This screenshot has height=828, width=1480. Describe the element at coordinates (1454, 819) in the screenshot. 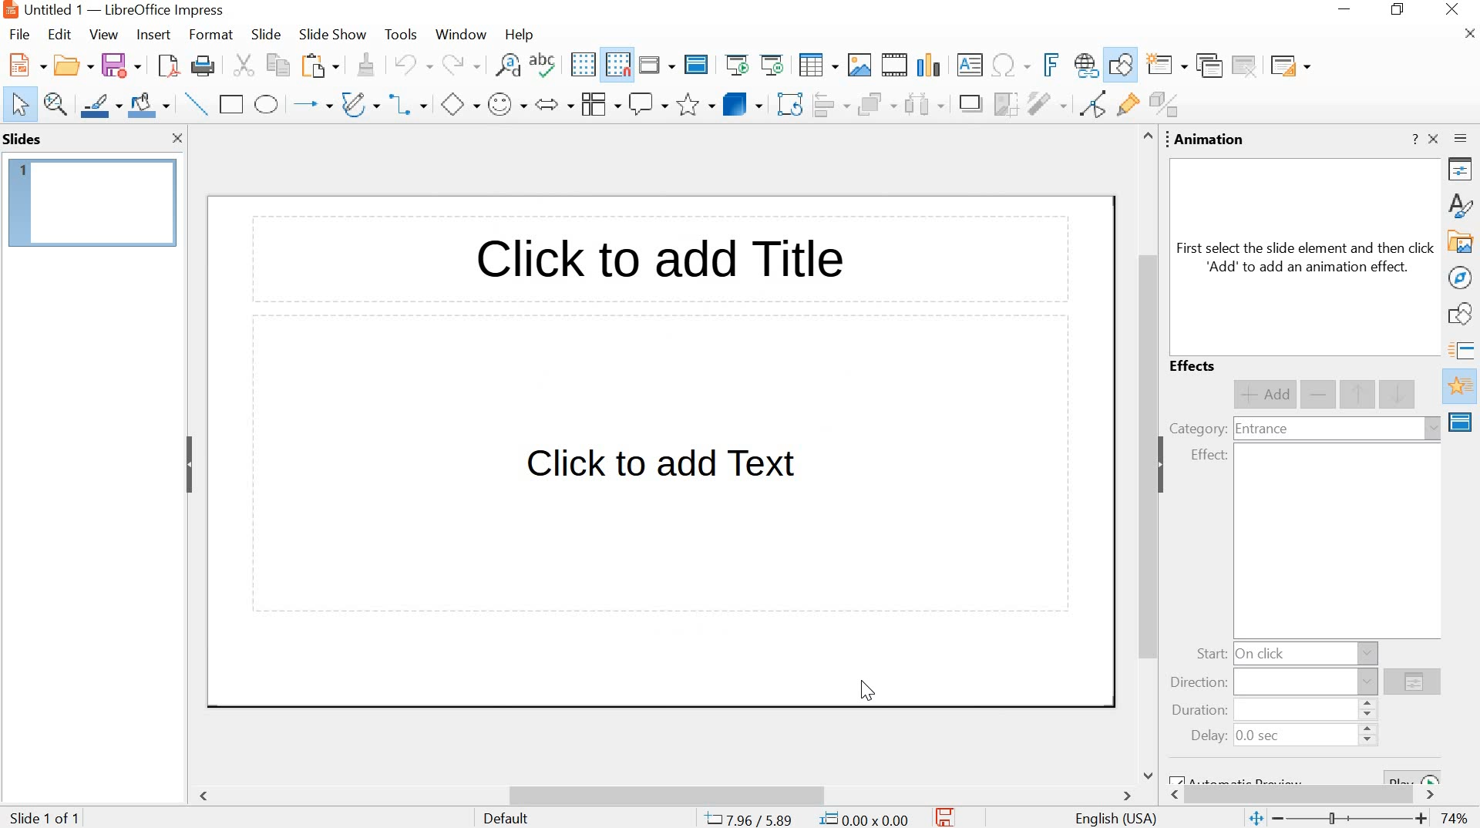

I see `zoom percent` at that location.